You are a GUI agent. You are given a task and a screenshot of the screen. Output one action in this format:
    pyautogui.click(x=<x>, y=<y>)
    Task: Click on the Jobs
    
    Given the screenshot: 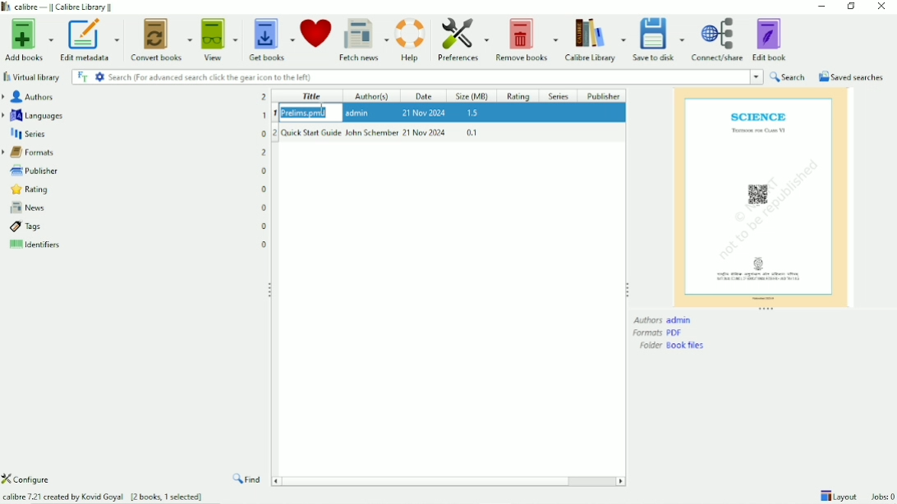 What is the action you would take?
    pyautogui.click(x=883, y=497)
    